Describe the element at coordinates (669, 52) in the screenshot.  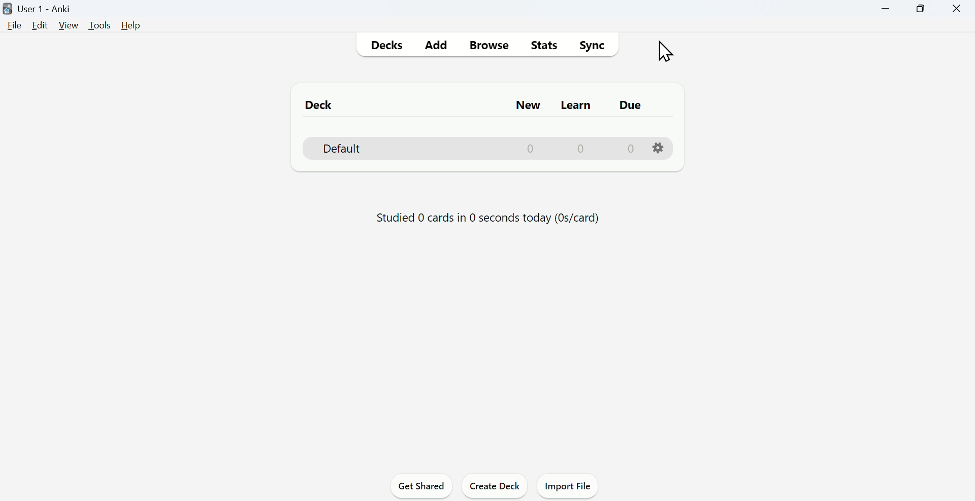
I see `cursor` at that location.